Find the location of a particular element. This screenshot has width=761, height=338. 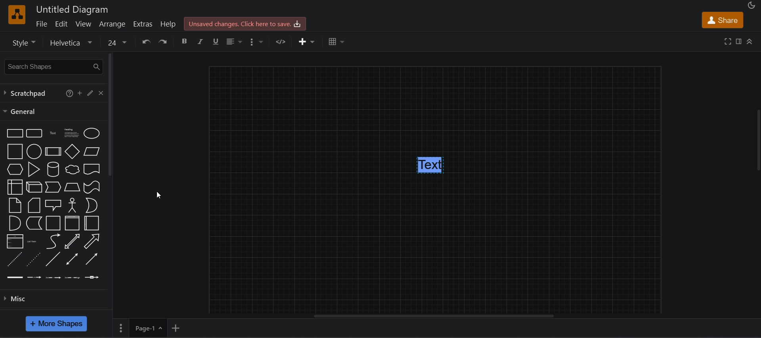

collapase/expand is located at coordinates (750, 41).